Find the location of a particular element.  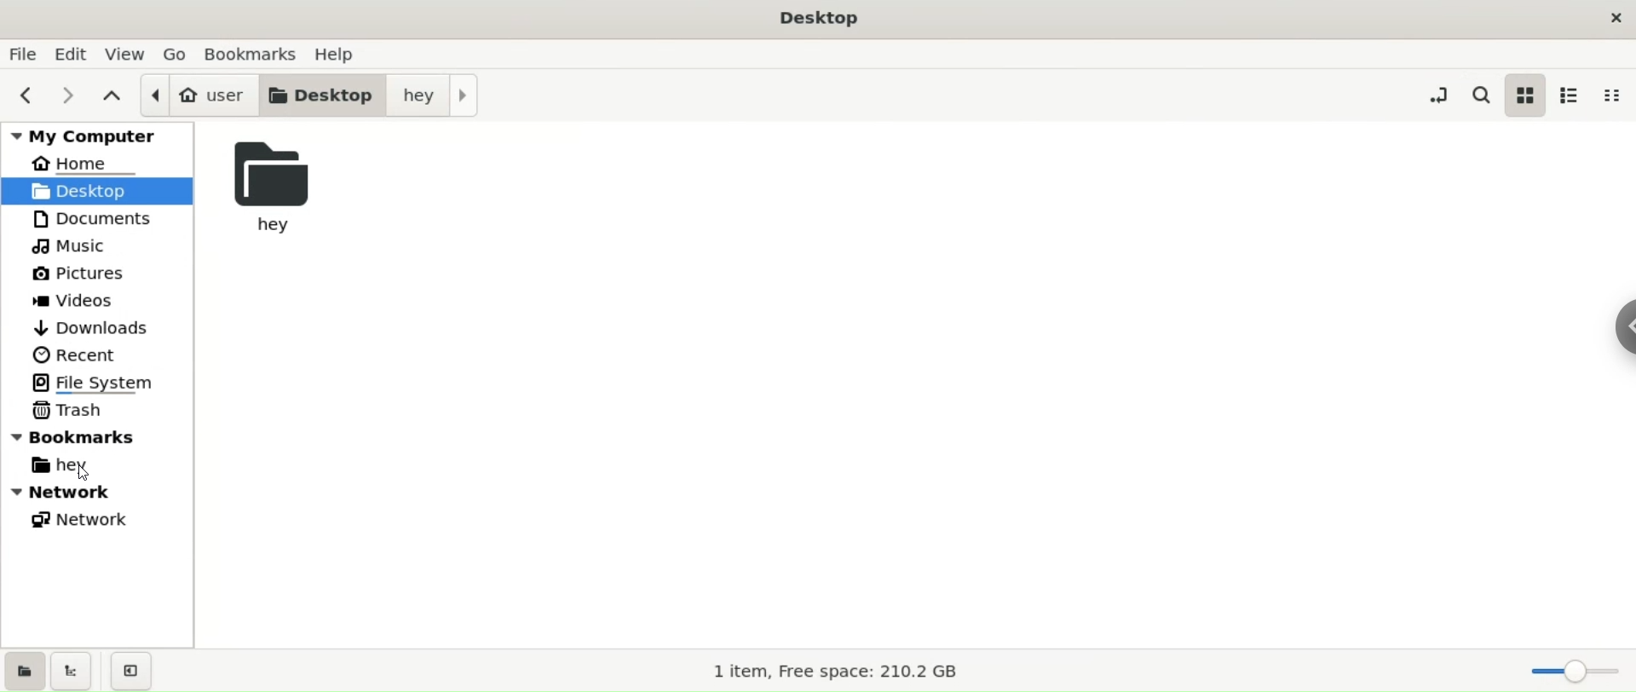

view is located at coordinates (126, 53).